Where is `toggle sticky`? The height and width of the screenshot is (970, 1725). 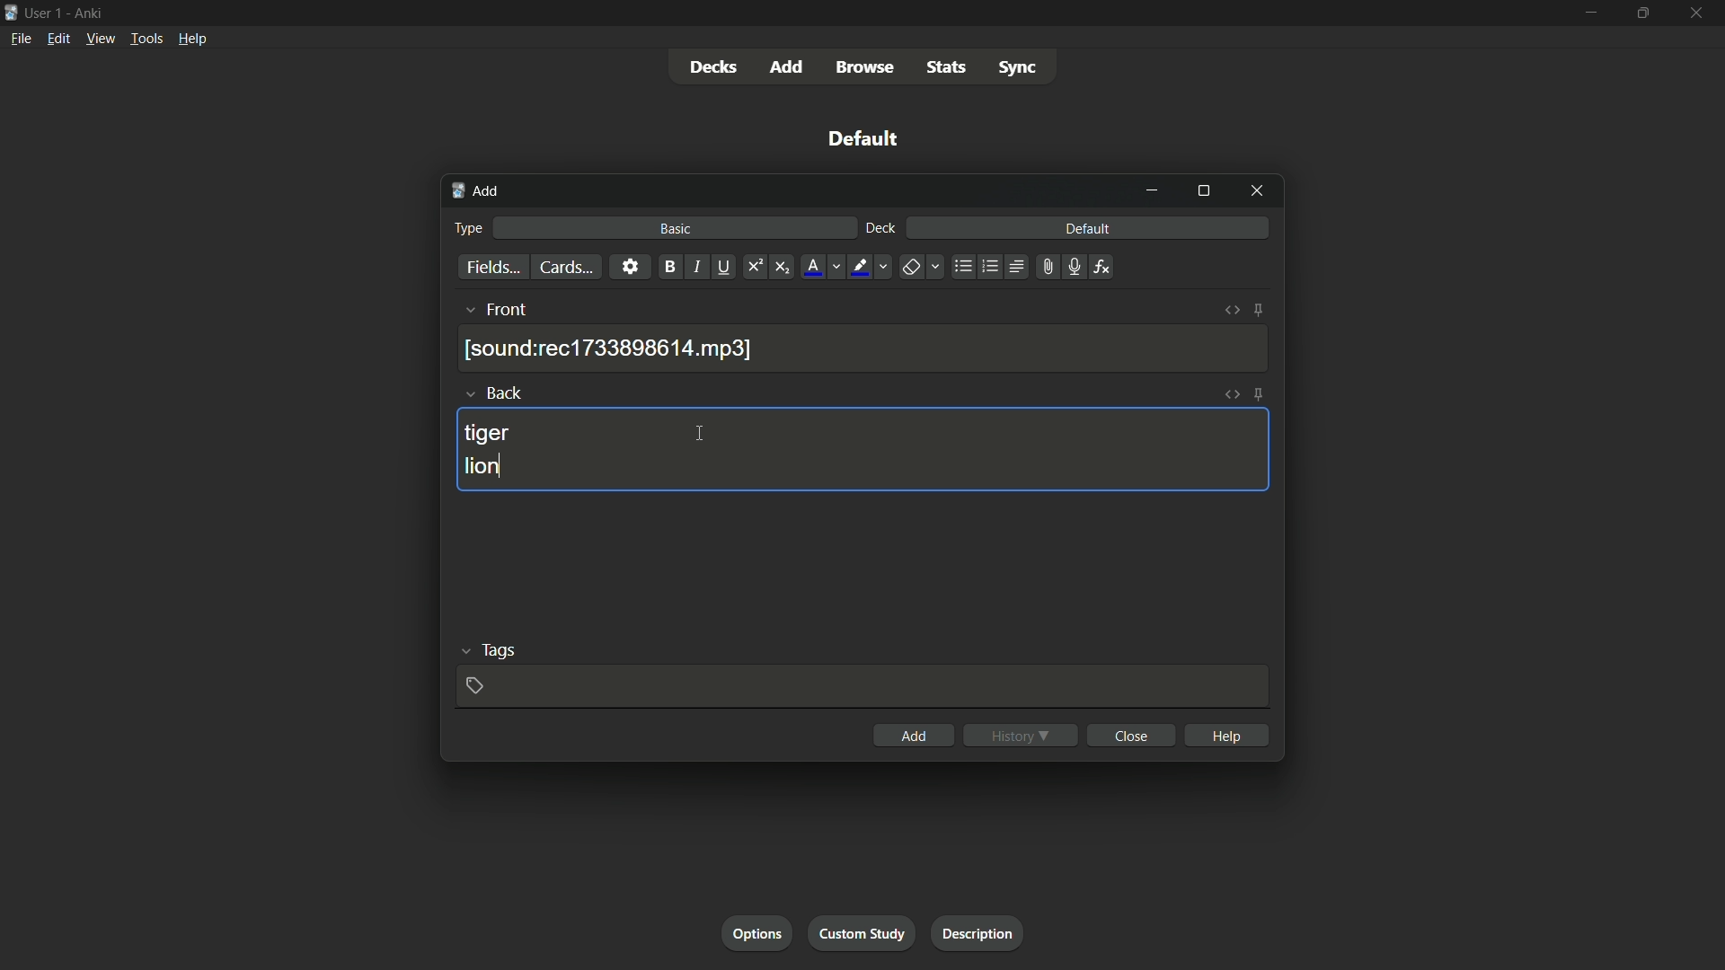 toggle sticky is located at coordinates (1258, 311).